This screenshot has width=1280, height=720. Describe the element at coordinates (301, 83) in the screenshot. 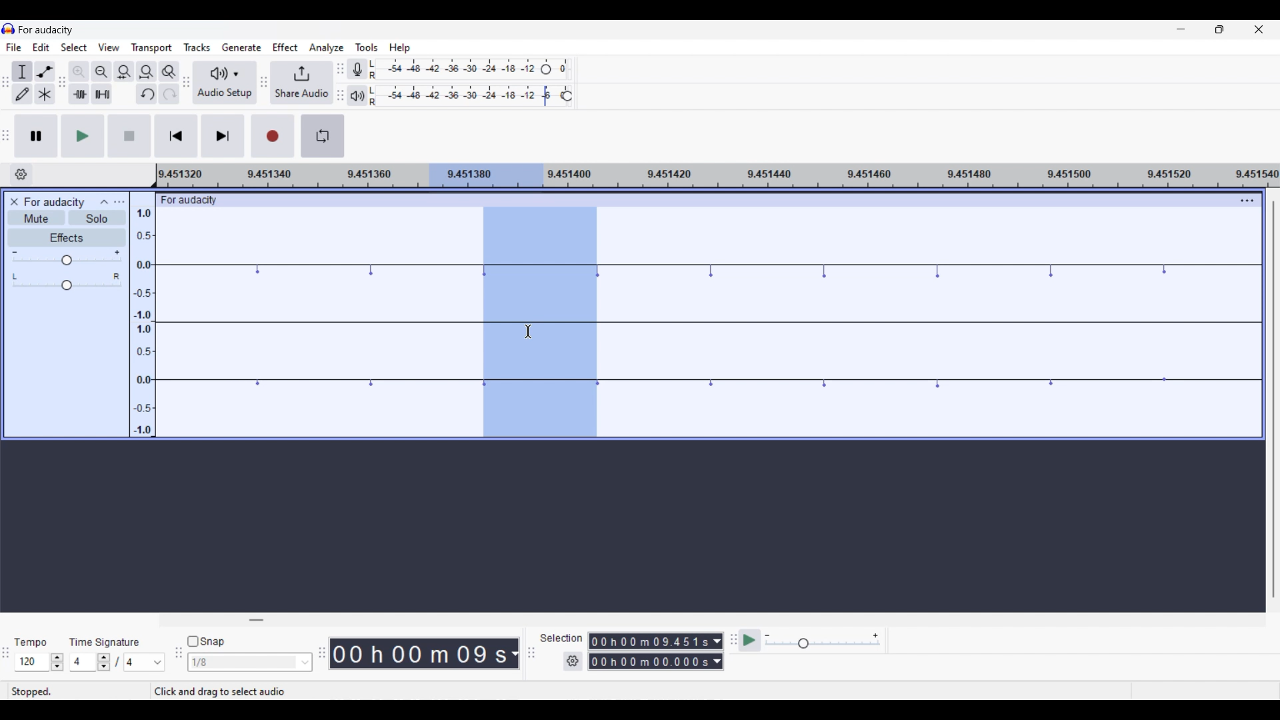

I see `Share audio` at that location.